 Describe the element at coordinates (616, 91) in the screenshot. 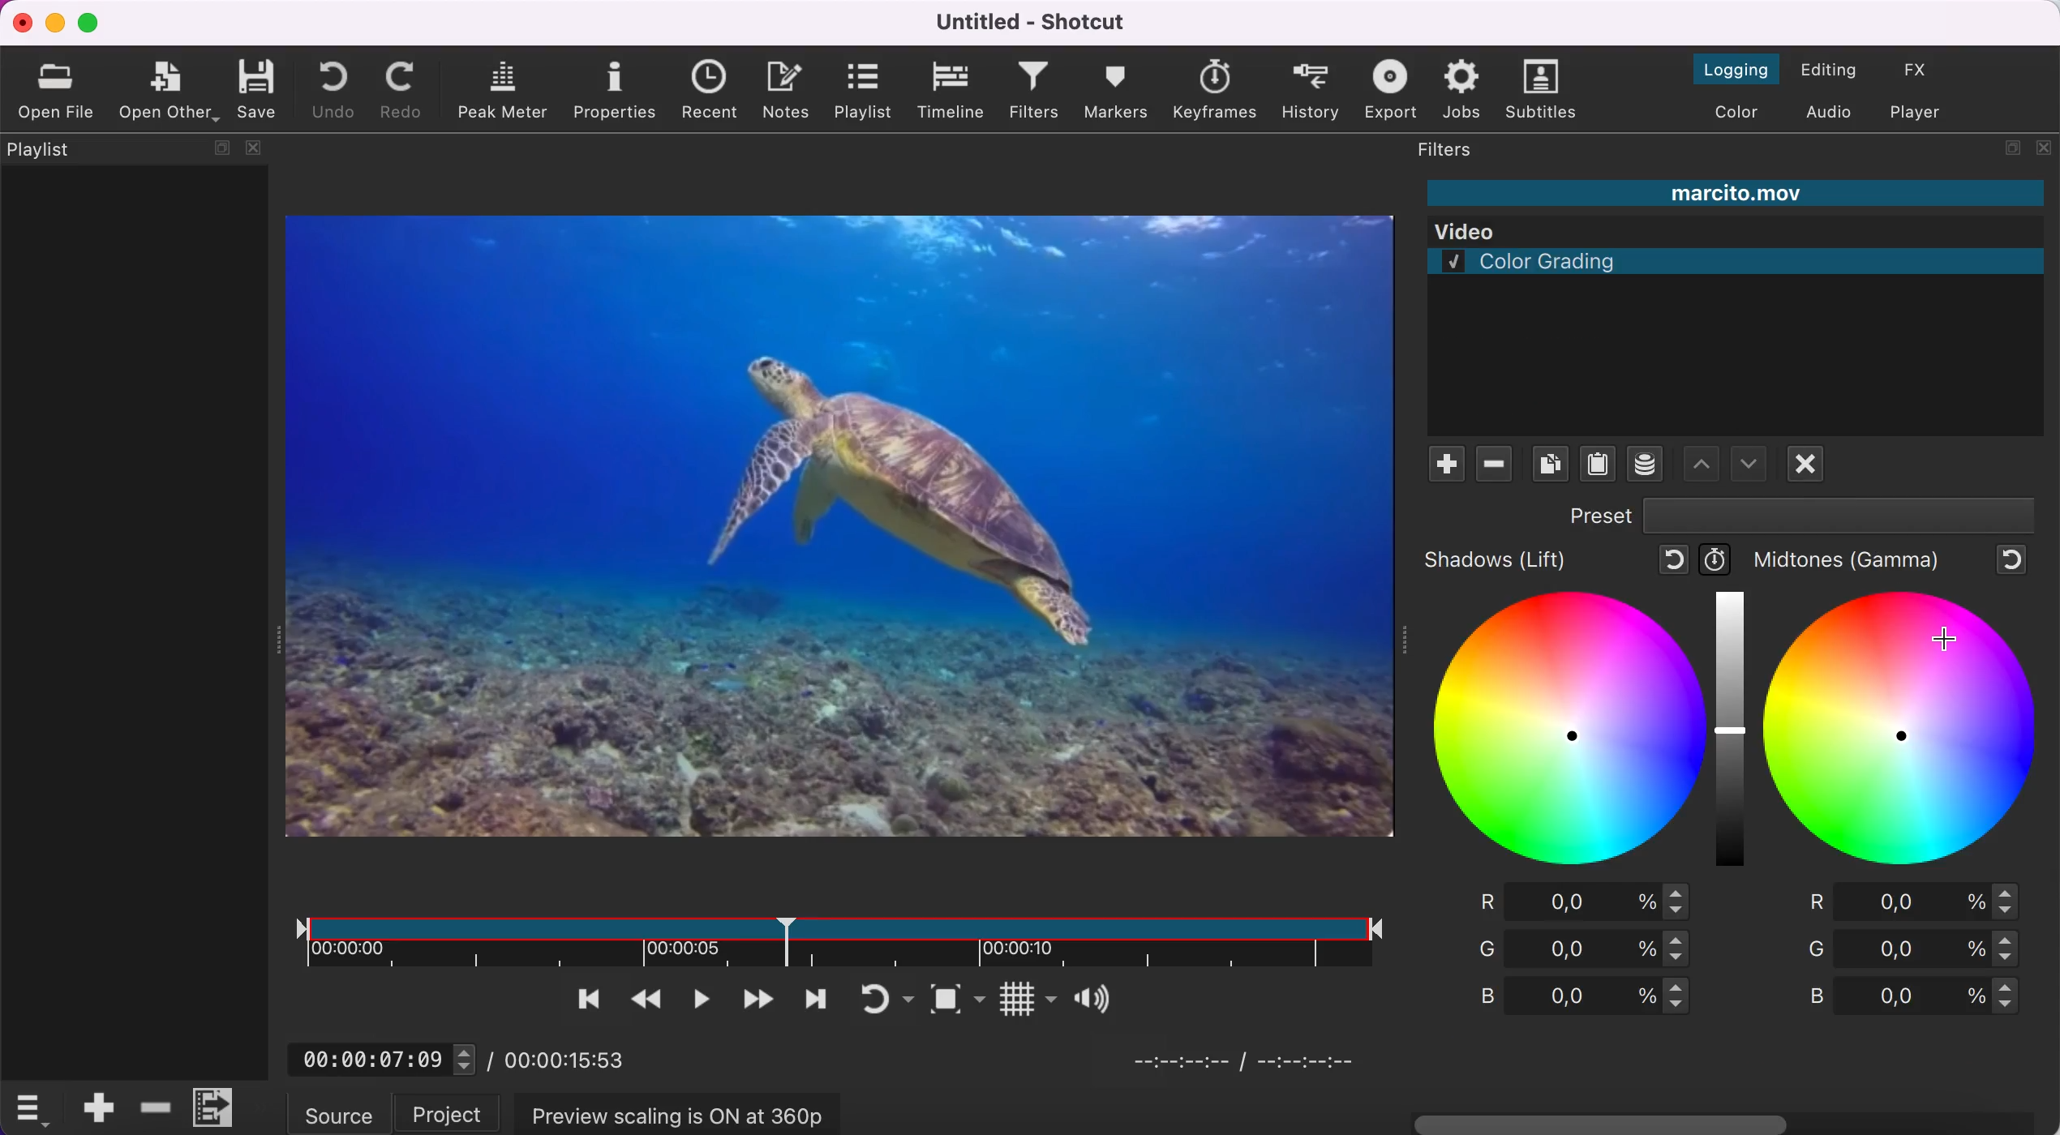

I see `properties` at that location.